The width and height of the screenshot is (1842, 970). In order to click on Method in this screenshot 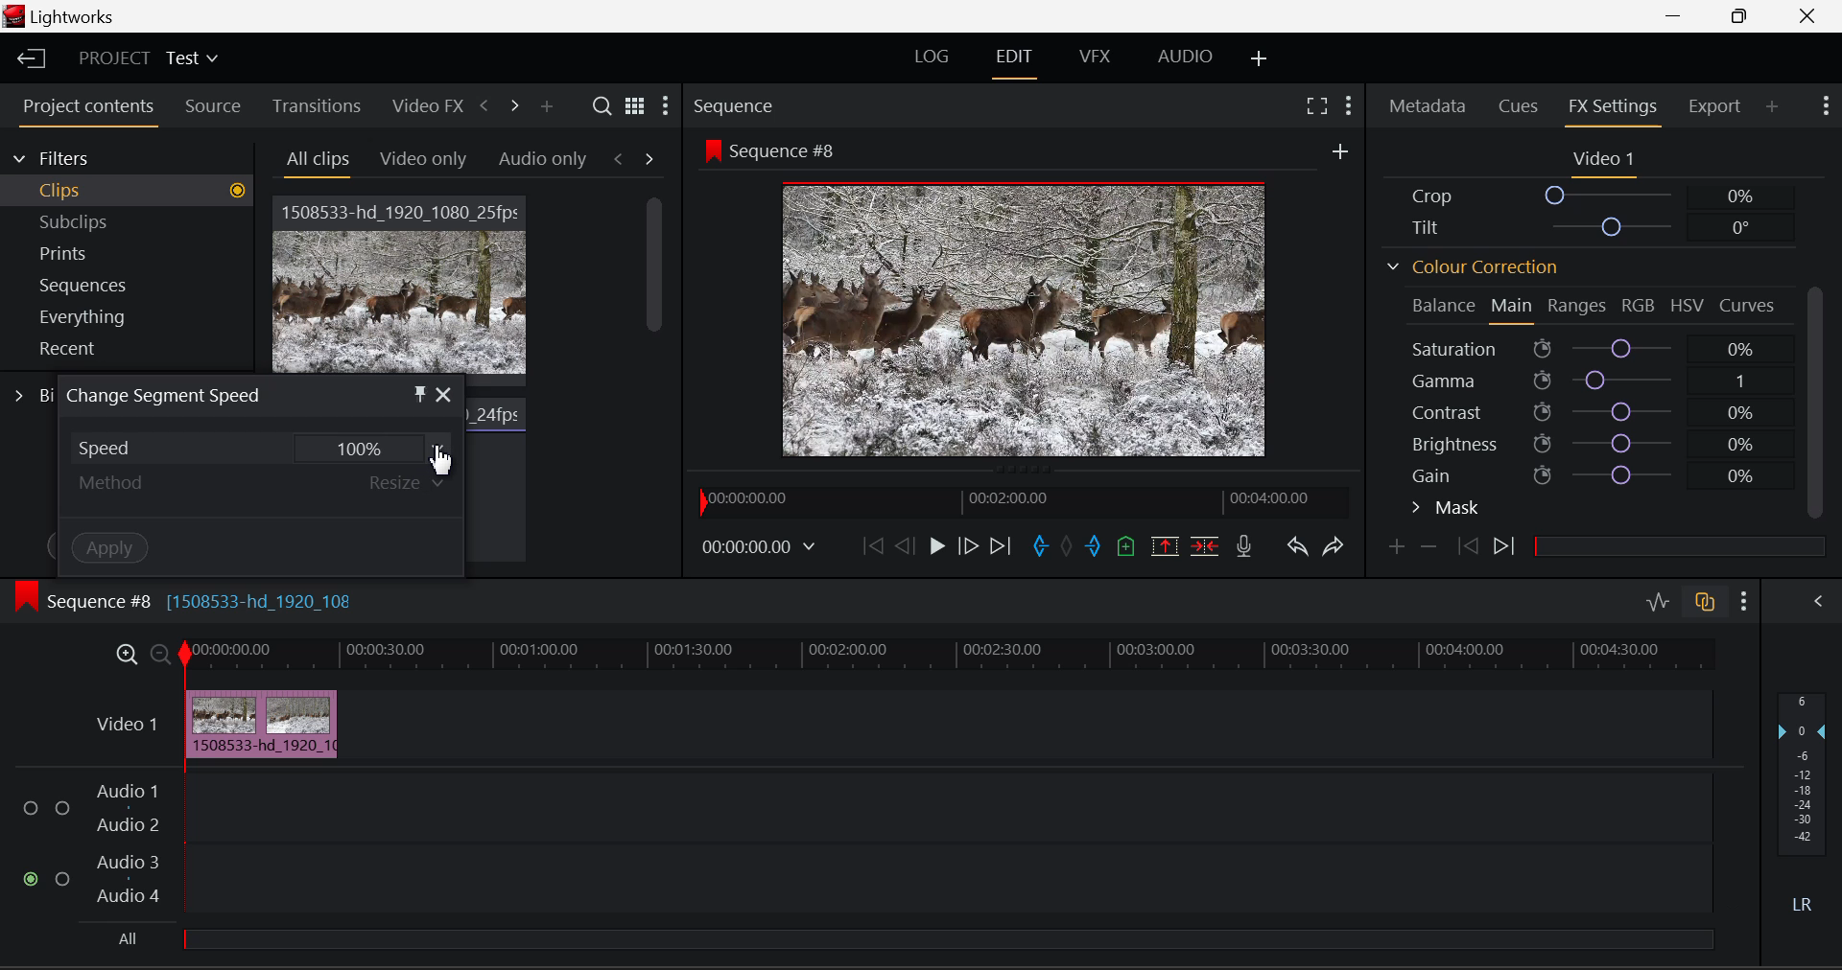, I will do `click(117, 482)`.